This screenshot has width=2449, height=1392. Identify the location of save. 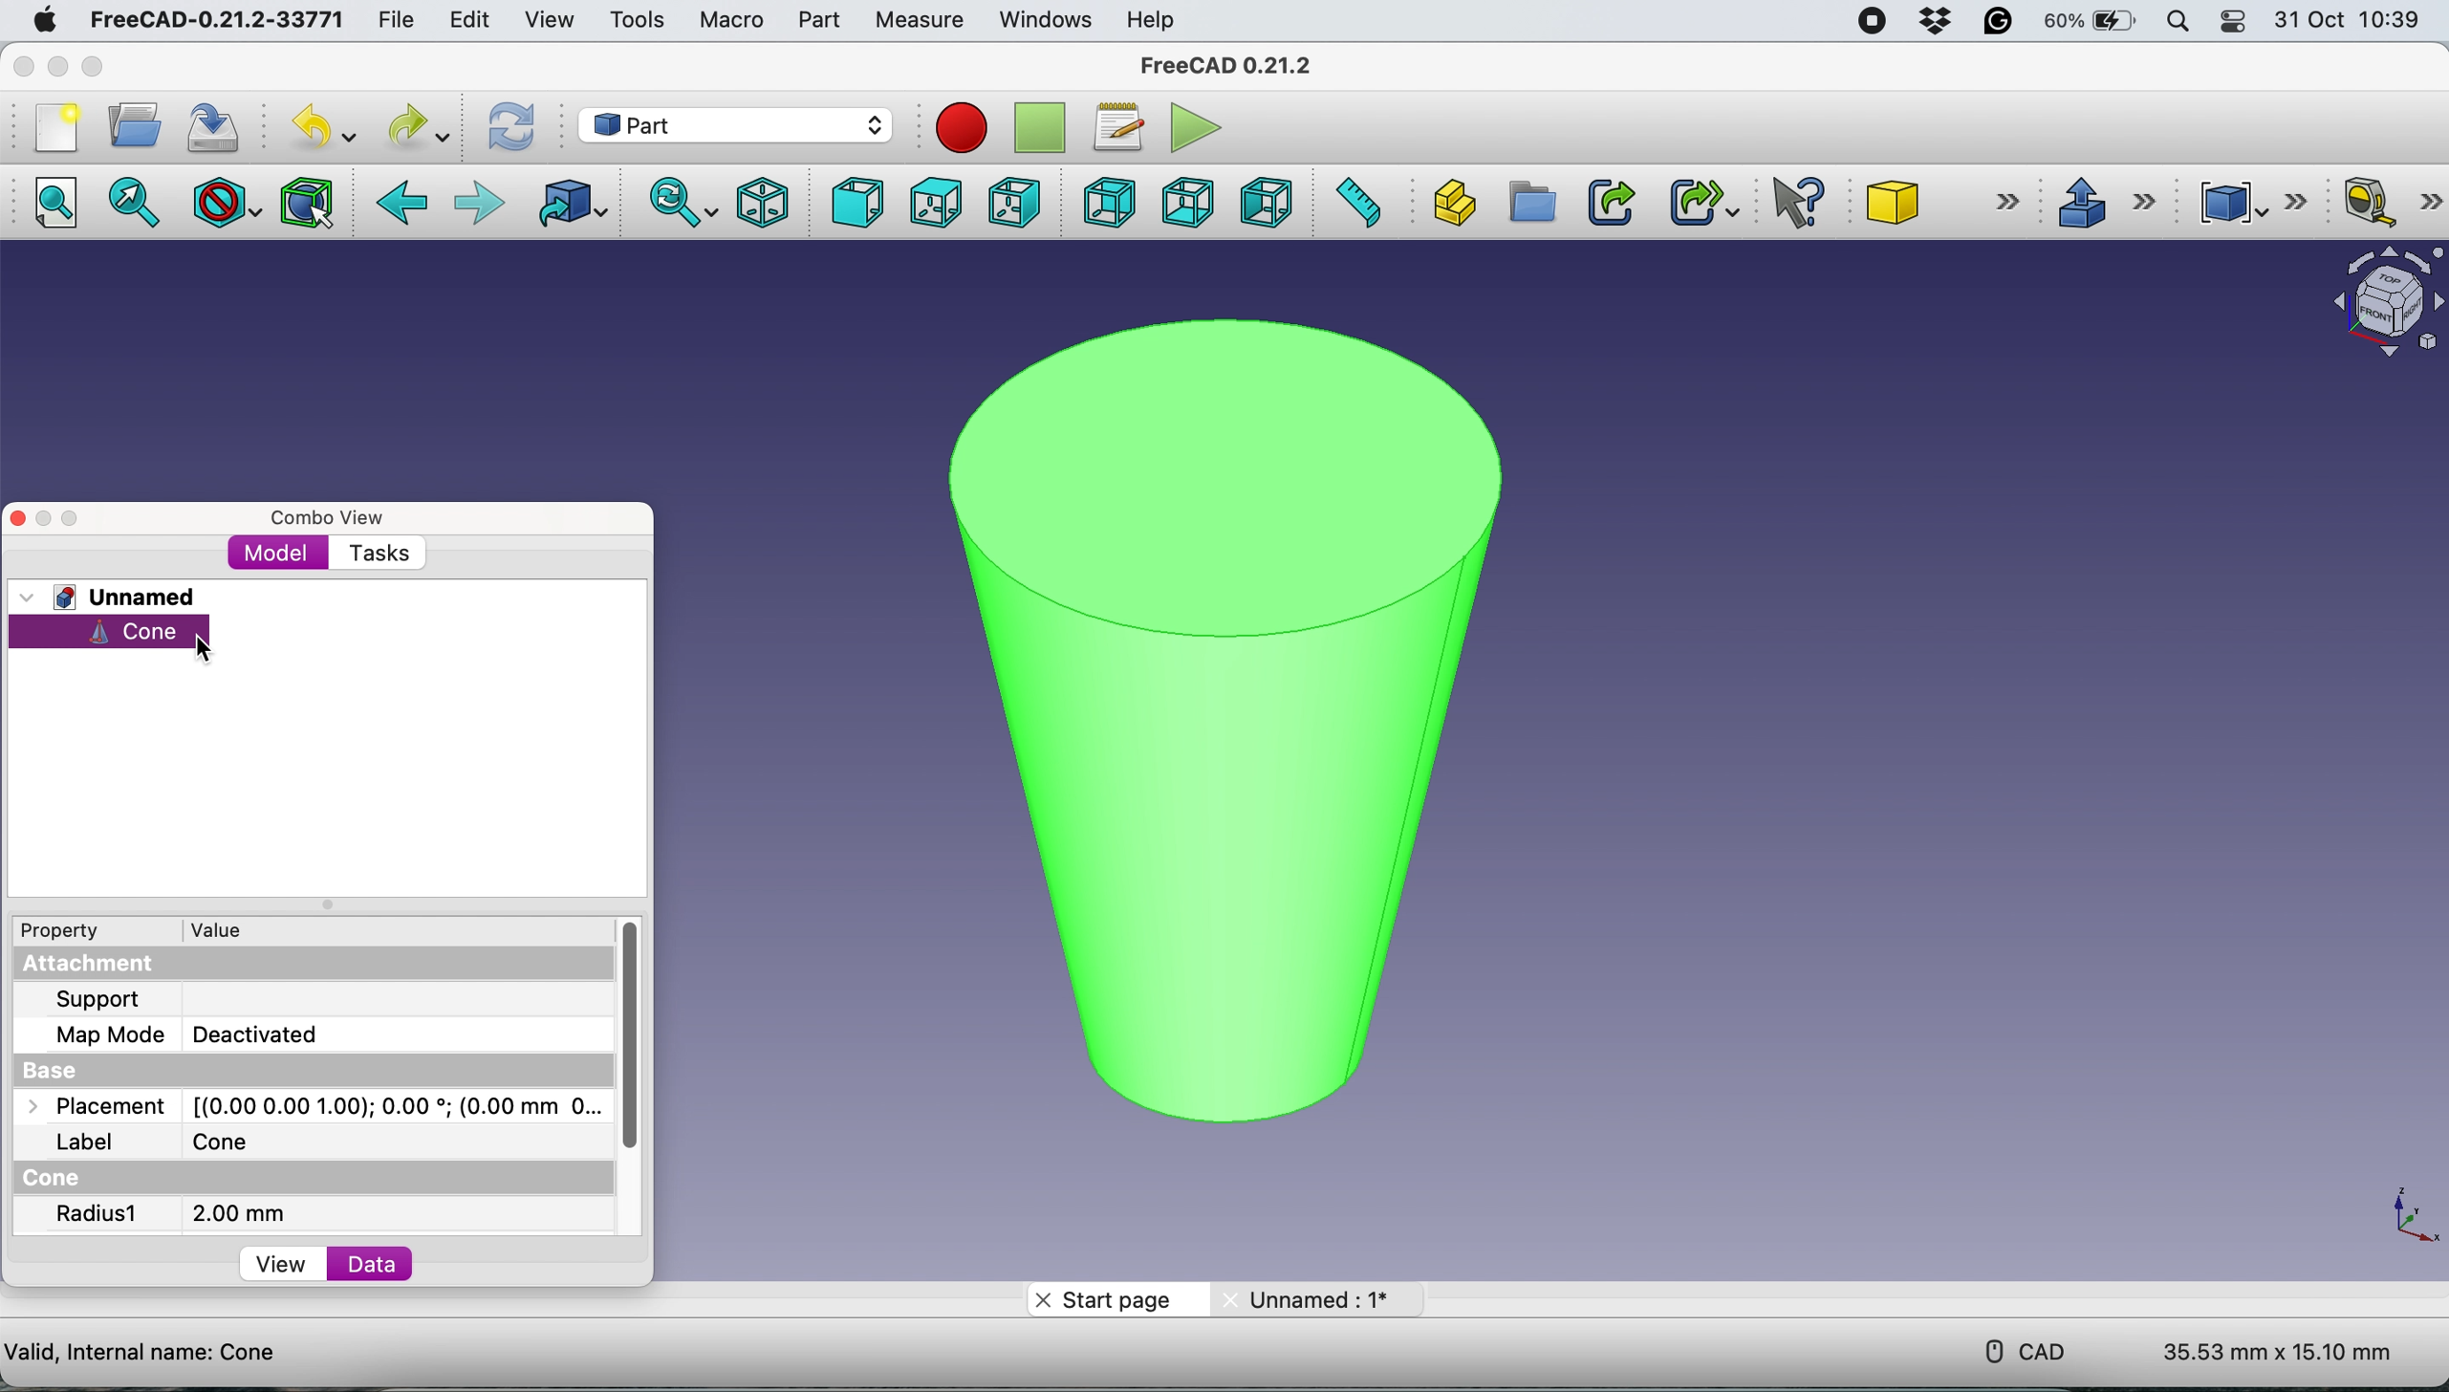
(213, 126).